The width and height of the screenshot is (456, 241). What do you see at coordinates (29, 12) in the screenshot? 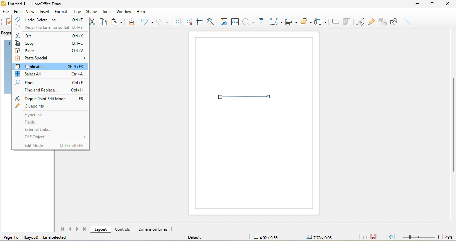
I see `view` at bounding box center [29, 12].